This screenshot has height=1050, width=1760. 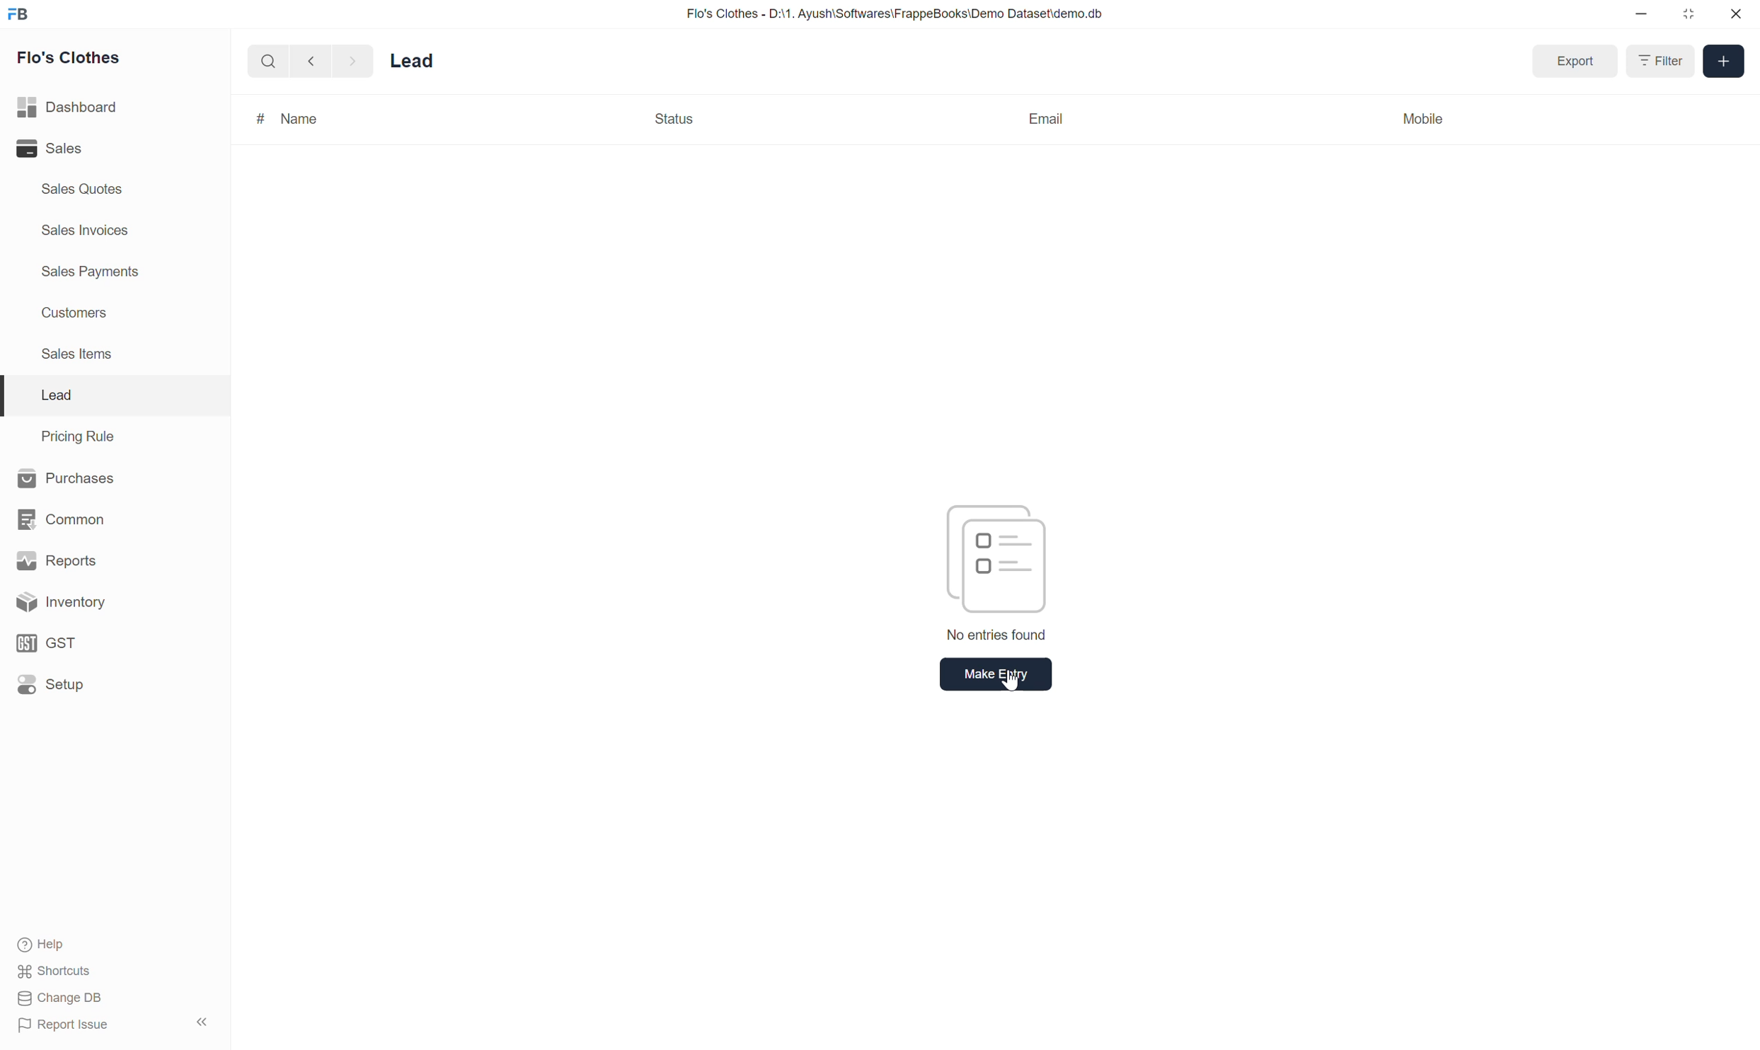 What do you see at coordinates (422, 59) in the screenshot?
I see `Lead` at bounding box center [422, 59].